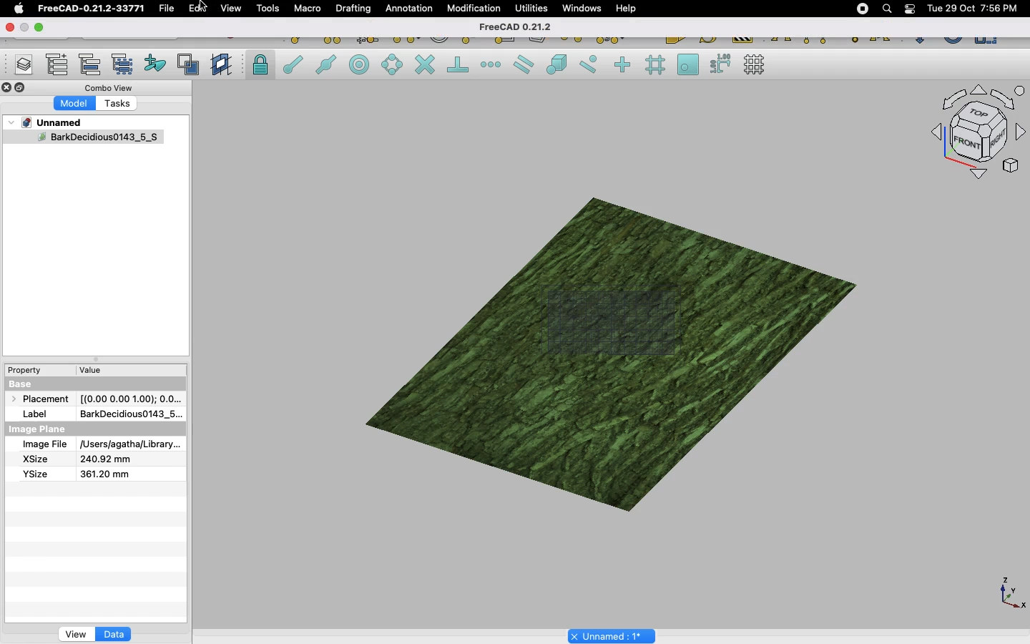  I want to click on Object selected, so click(603, 343).